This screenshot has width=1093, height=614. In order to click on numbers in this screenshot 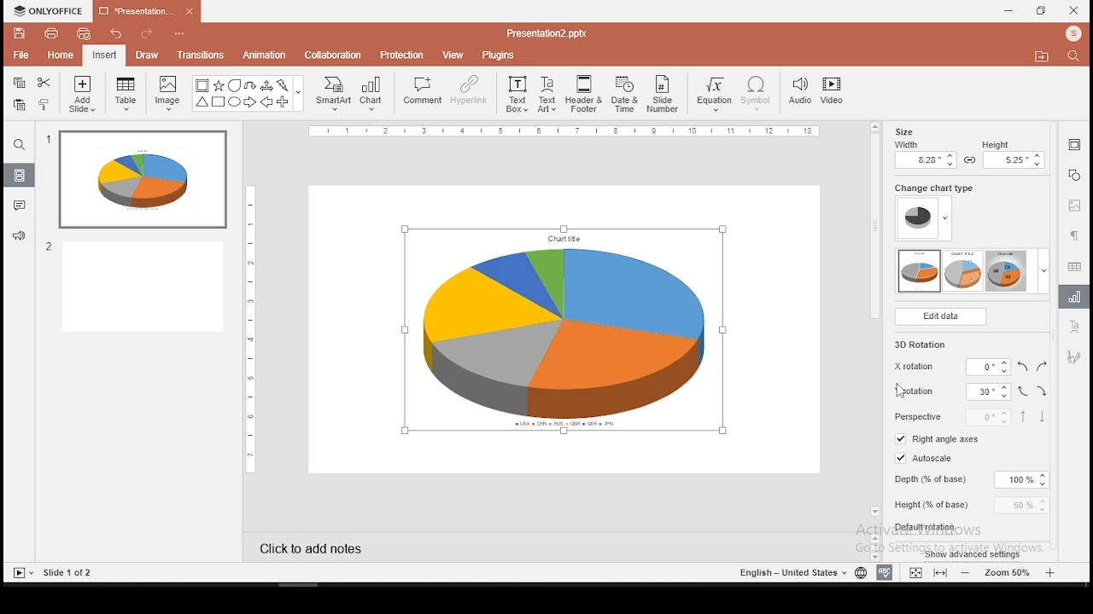, I will do `click(50, 195)`.